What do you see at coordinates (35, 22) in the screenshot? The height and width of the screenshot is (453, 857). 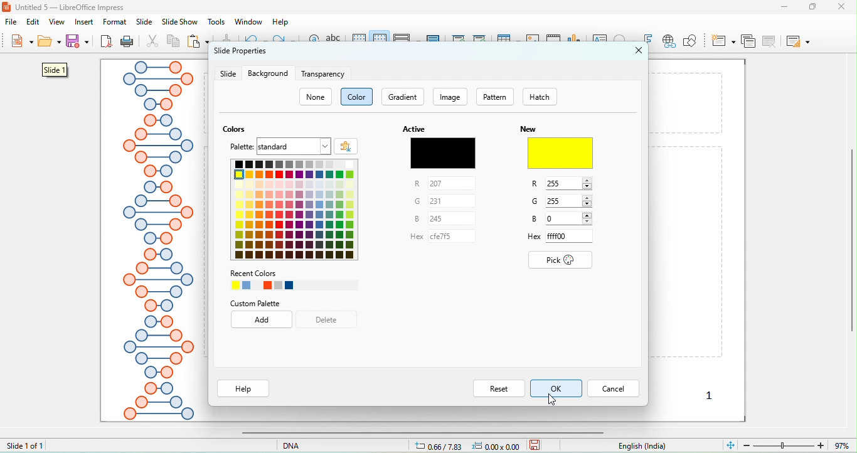 I see `edit` at bounding box center [35, 22].